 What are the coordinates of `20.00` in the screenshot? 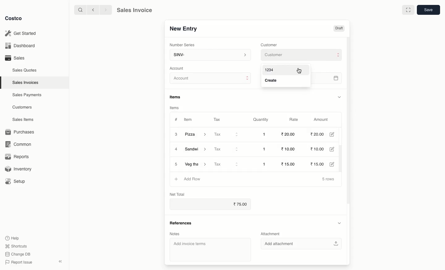 It's located at (288, 134).